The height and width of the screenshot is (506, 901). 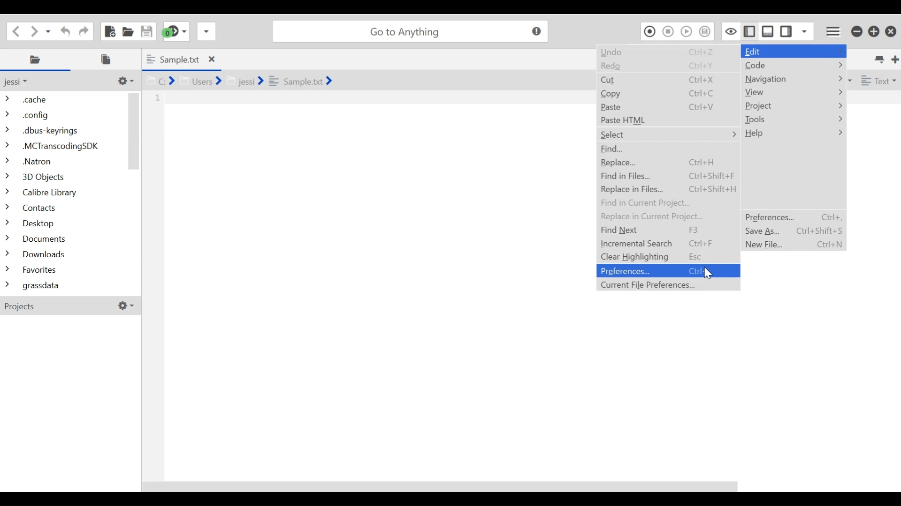 What do you see at coordinates (667, 176) in the screenshot?
I see `Find in Files` at bounding box center [667, 176].